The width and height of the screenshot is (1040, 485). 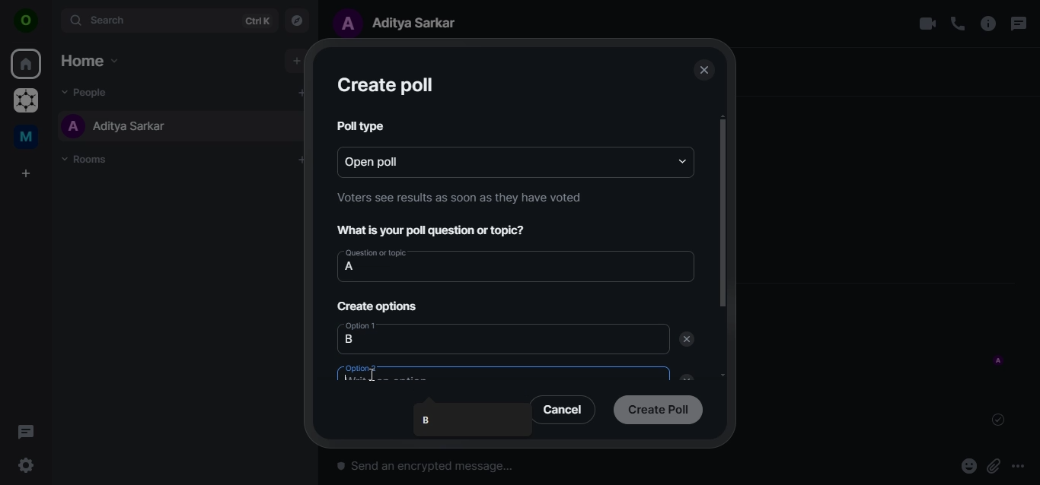 I want to click on delete, so click(x=687, y=340).